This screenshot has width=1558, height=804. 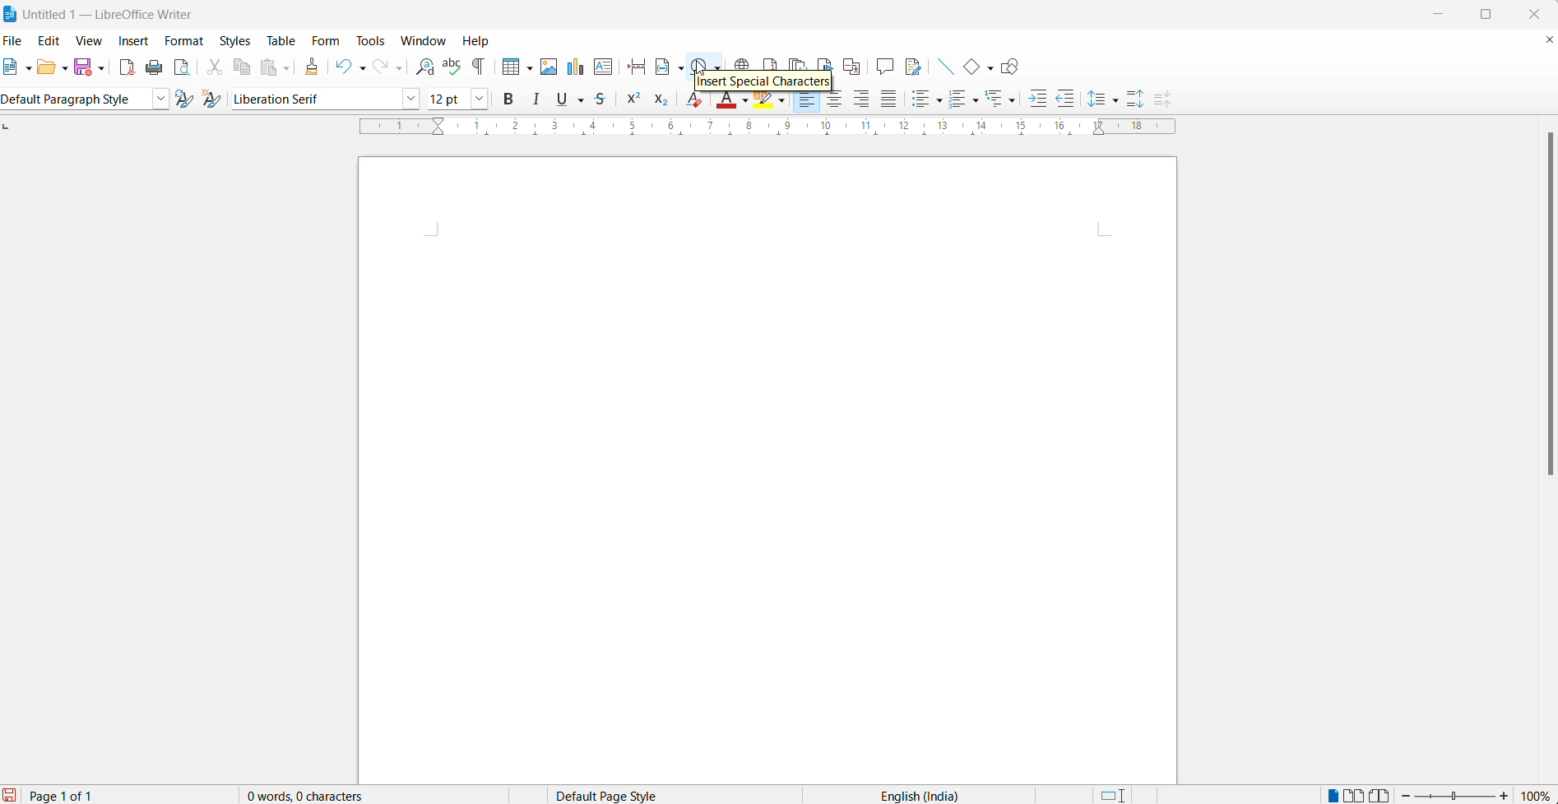 I want to click on increase paragraph space, so click(x=1143, y=95).